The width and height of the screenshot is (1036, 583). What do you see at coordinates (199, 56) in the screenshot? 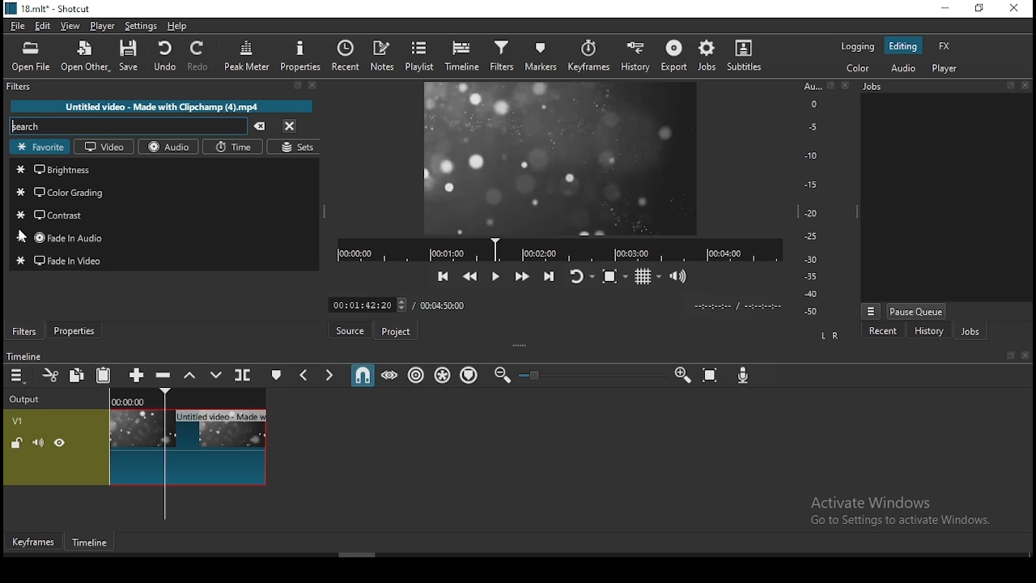
I see `redo` at bounding box center [199, 56].